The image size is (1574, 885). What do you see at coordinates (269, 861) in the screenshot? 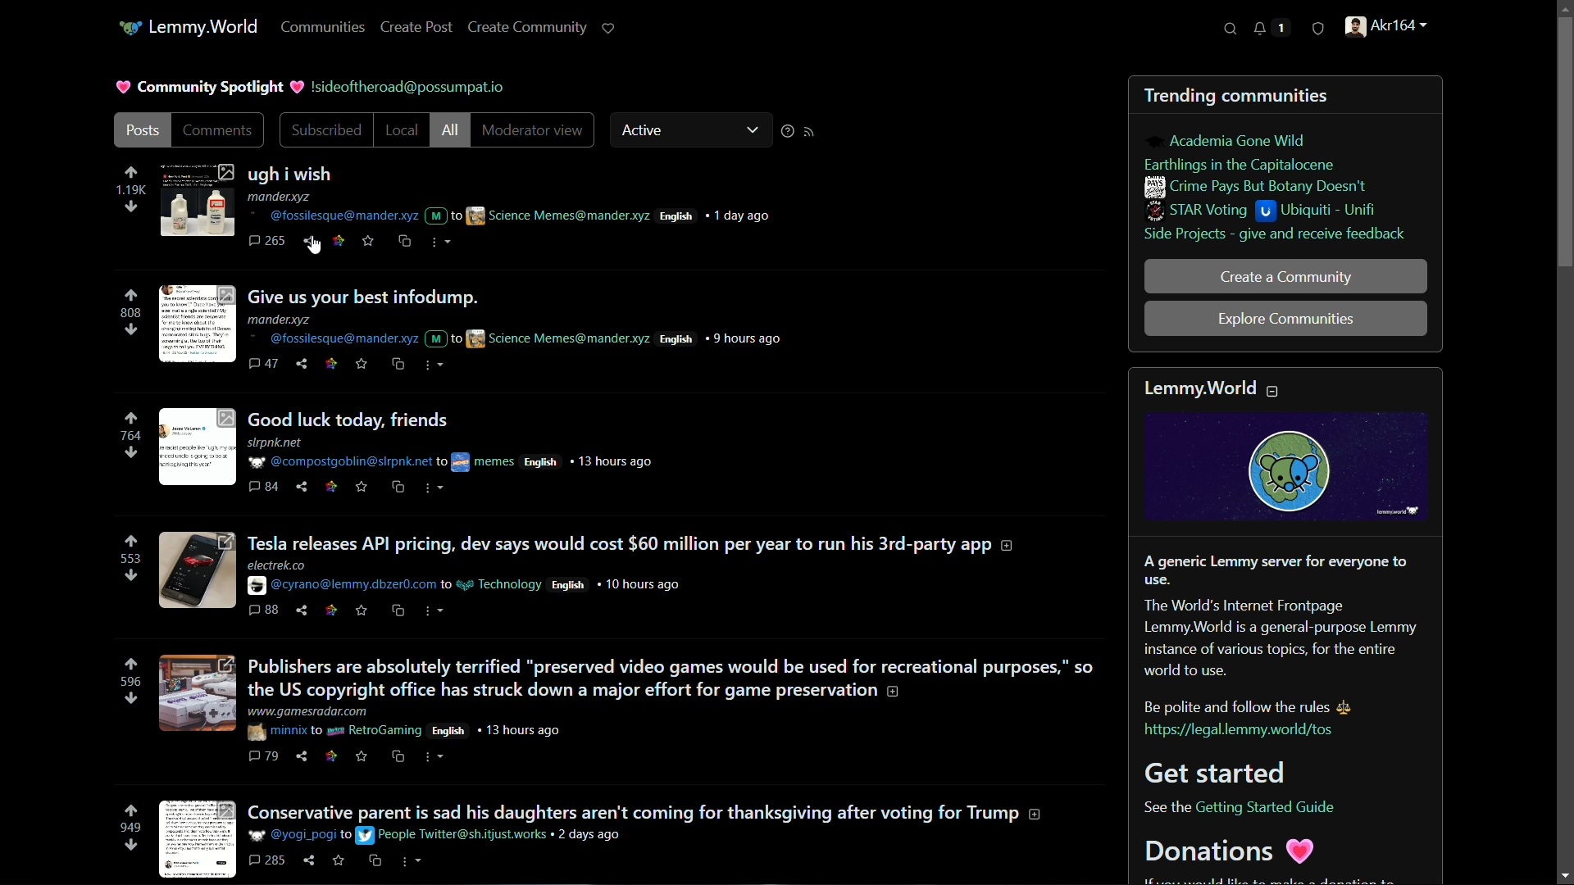
I see `285 comments` at bounding box center [269, 861].